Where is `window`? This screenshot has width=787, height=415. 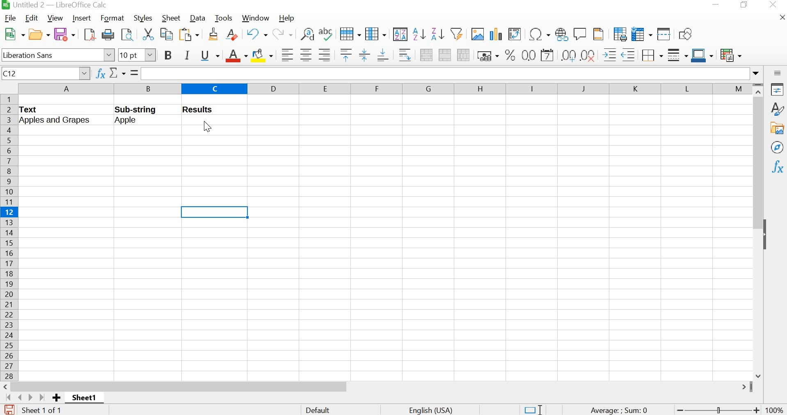 window is located at coordinates (257, 18).